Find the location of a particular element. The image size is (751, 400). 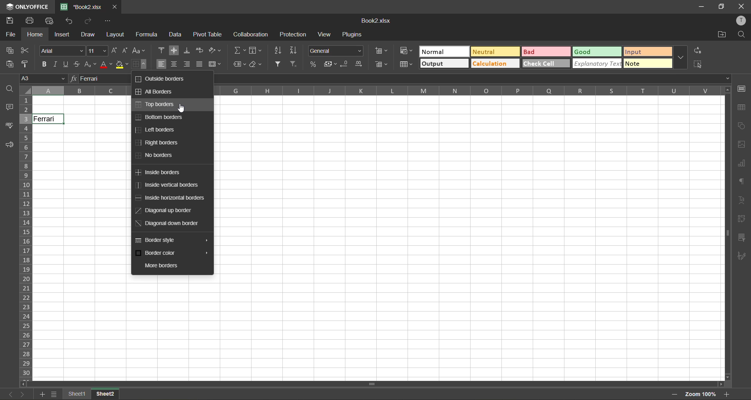

minimize is located at coordinates (702, 6).